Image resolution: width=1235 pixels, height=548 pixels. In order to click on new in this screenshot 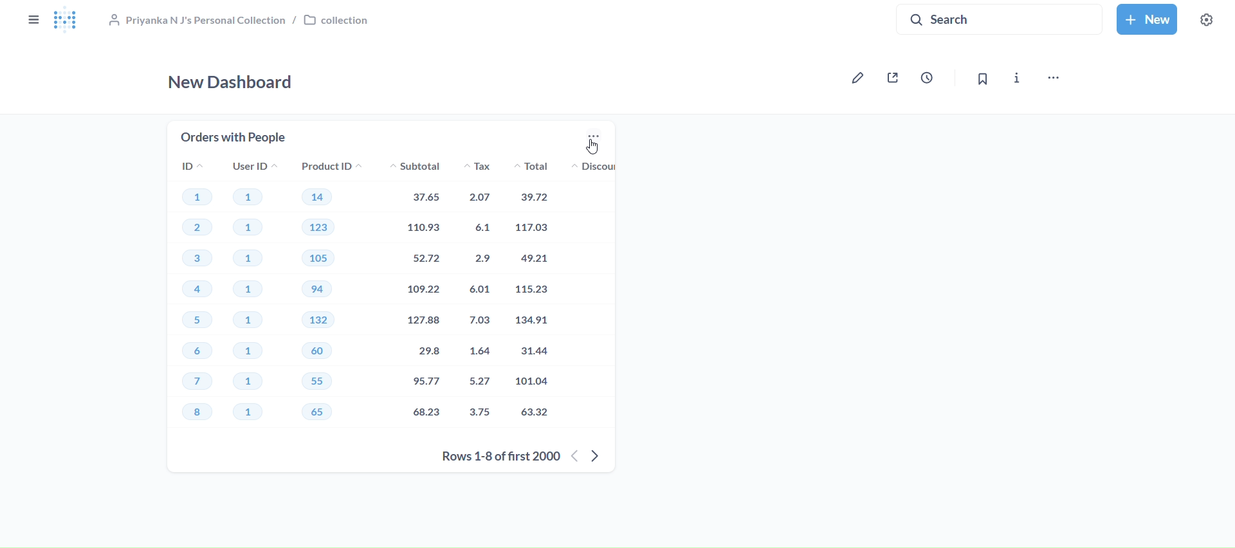, I will do `click(1145, 19)`.